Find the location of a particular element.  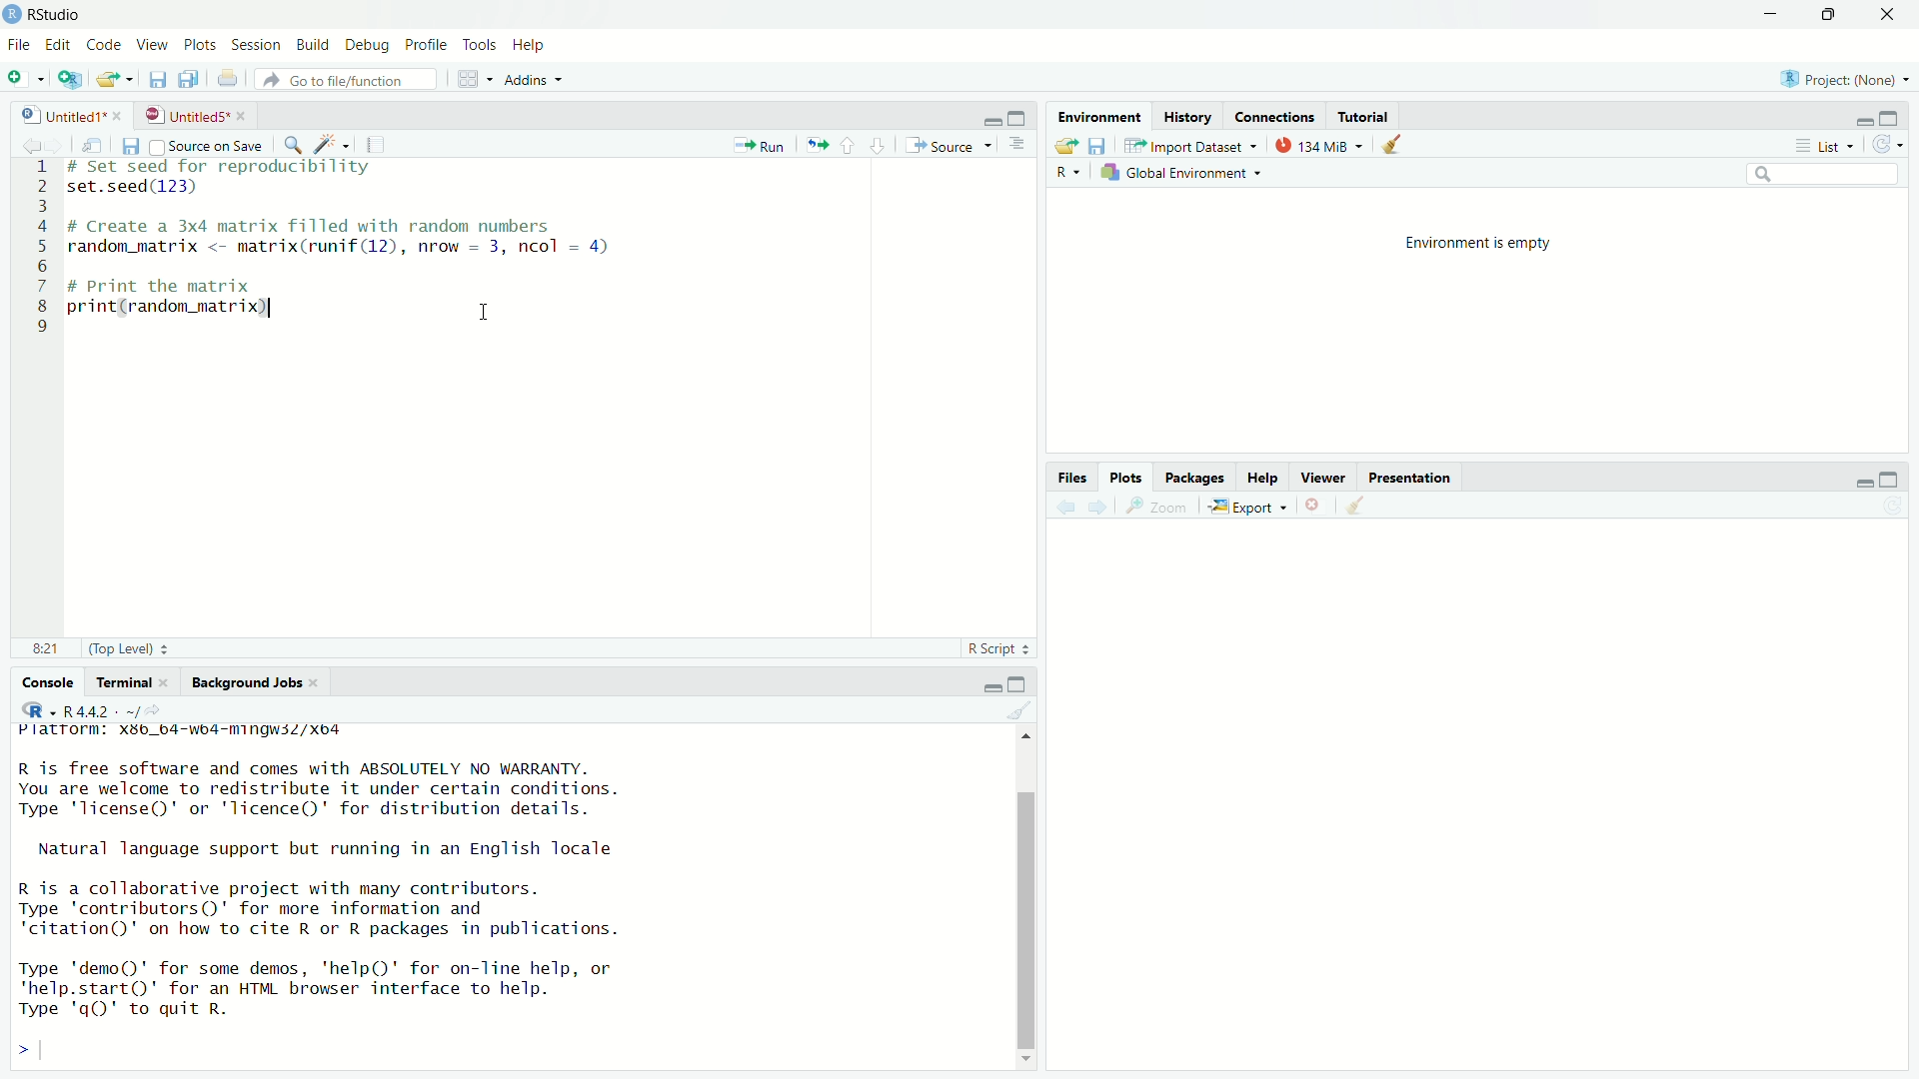

Session is located at coordinates (262, 47).